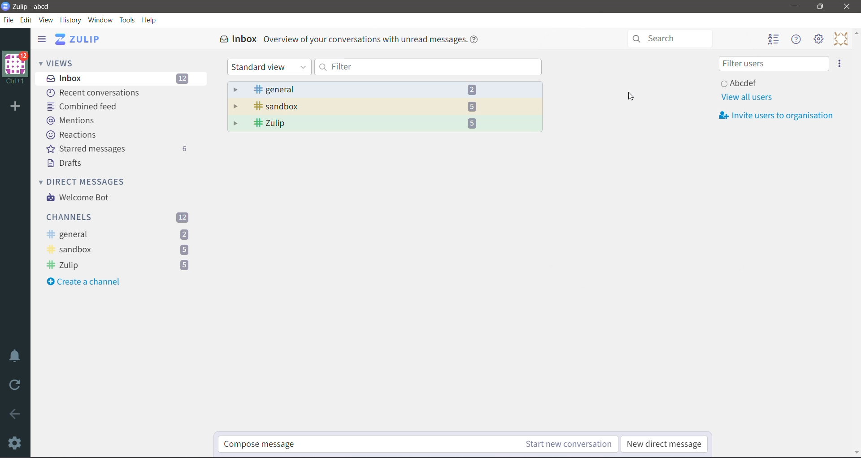  Describe the element at coordinates (26, 19) in the screenshot. I see `Edit` at that location.